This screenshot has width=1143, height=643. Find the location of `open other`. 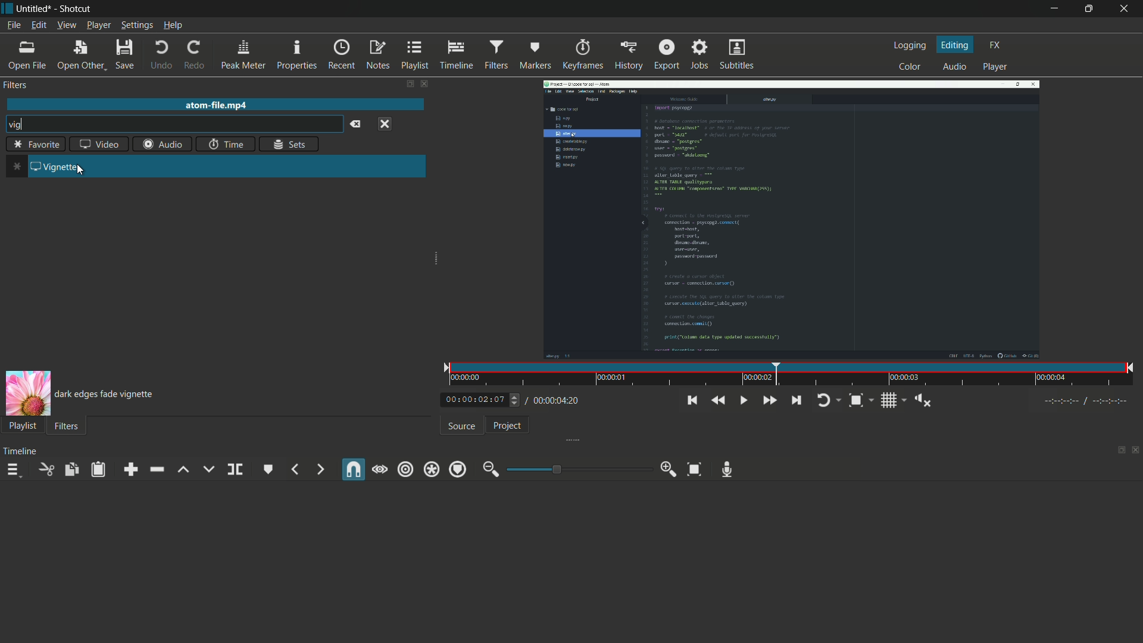

open other is located at coordinates (80, 55).